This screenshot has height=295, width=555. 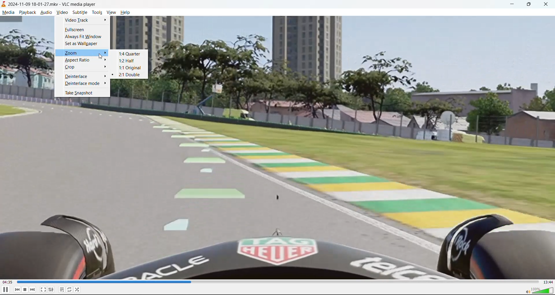 I want to click on video, so click(x=62, y=13).